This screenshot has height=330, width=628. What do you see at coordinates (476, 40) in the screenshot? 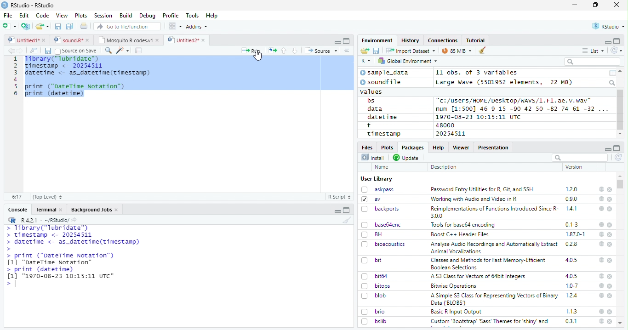
I see `Tutorial` at bounding box center [476, 40].